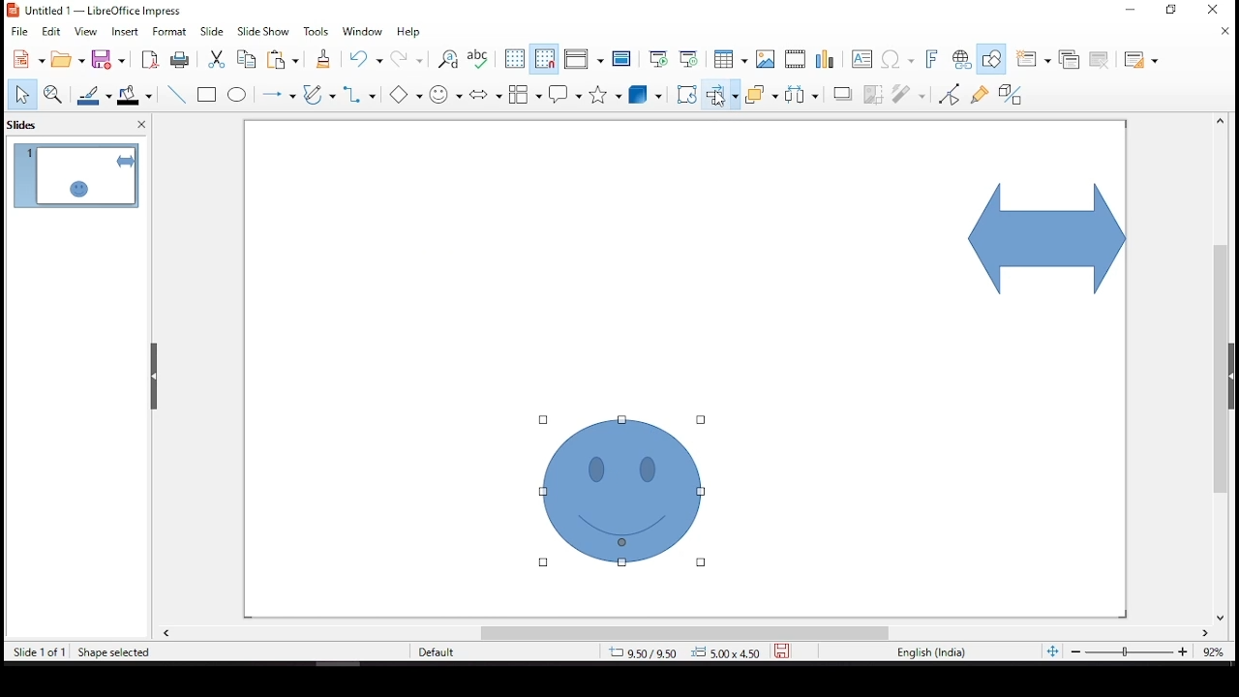  I want to click on slide show, so click(266, 32).